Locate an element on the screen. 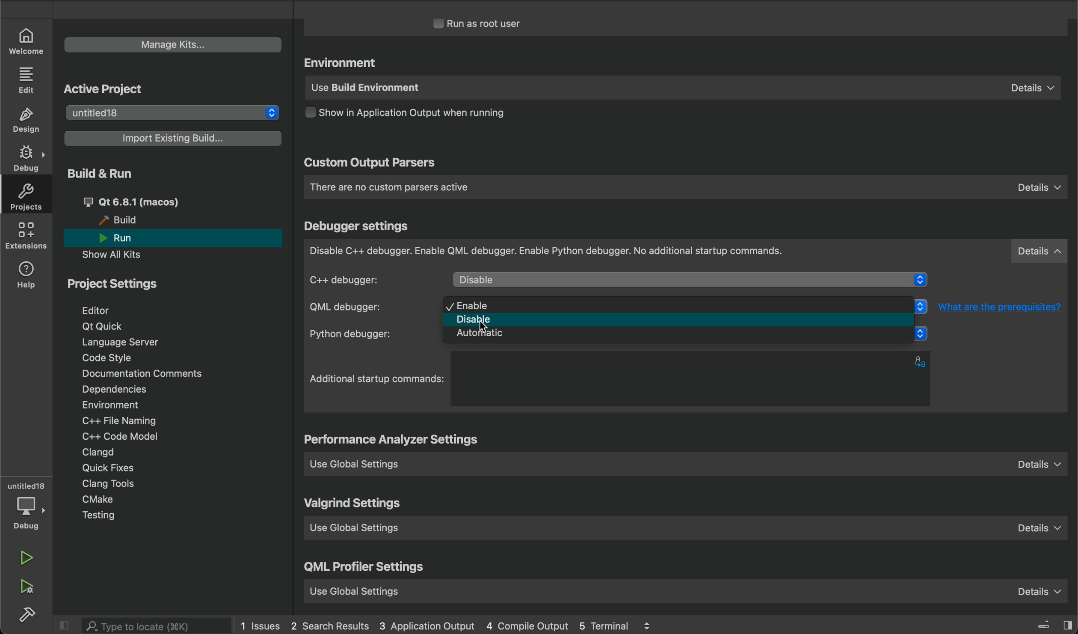 The height and width of the screenshot is (634, 1078). editor is located at coordinates (98, 310).